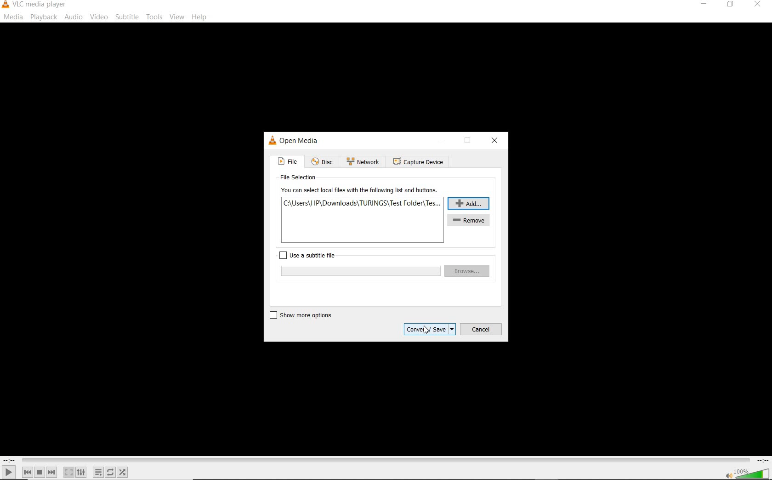  What do you see at coordinates (40, 472) in the screenshot?
I see `stop` at bounding box center [40, 472].